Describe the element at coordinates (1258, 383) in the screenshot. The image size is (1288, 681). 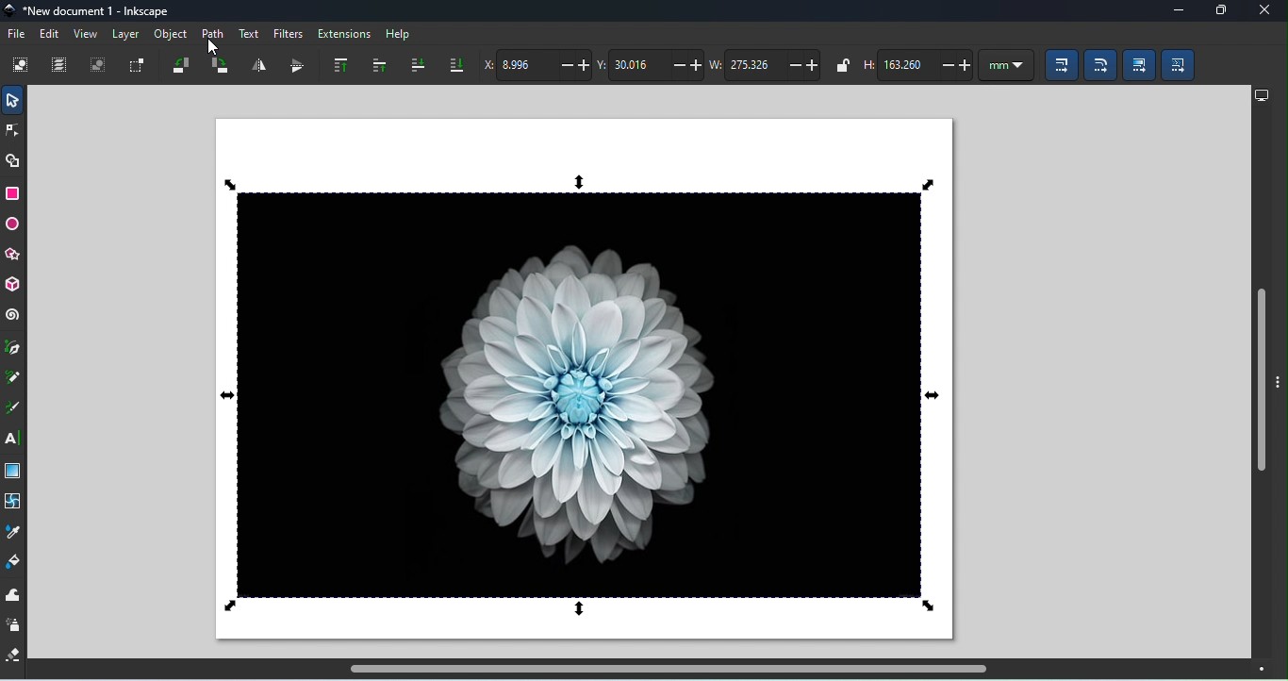
I see `Vertical scroll bar` at that location.